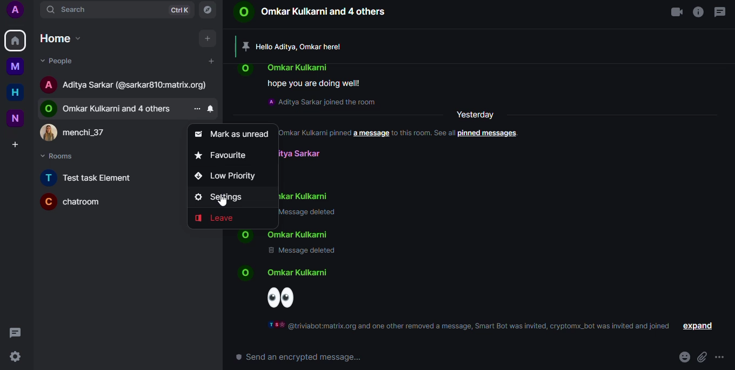  I want to click on pinned message, so click(295, 45).